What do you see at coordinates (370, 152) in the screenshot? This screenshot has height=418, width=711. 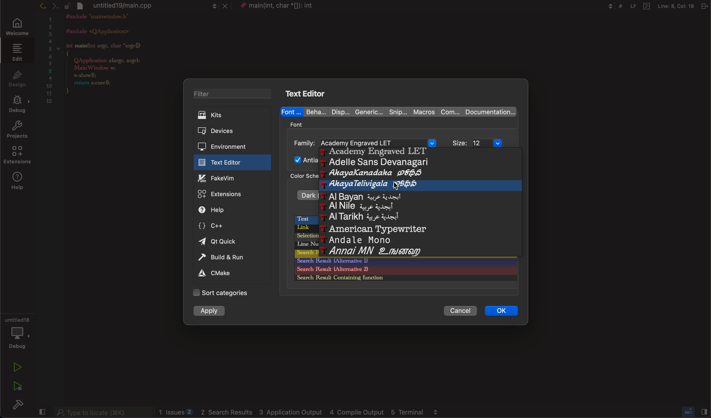 I see `ACADEMY ` at bounding box center [370, 152].